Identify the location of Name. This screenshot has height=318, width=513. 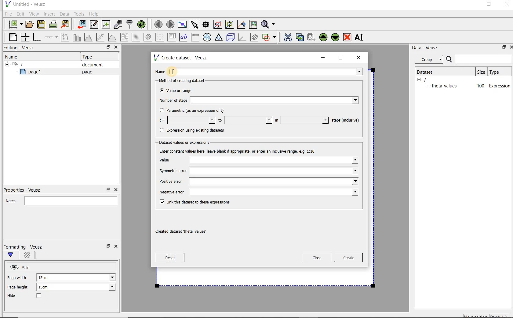
(260, 71).